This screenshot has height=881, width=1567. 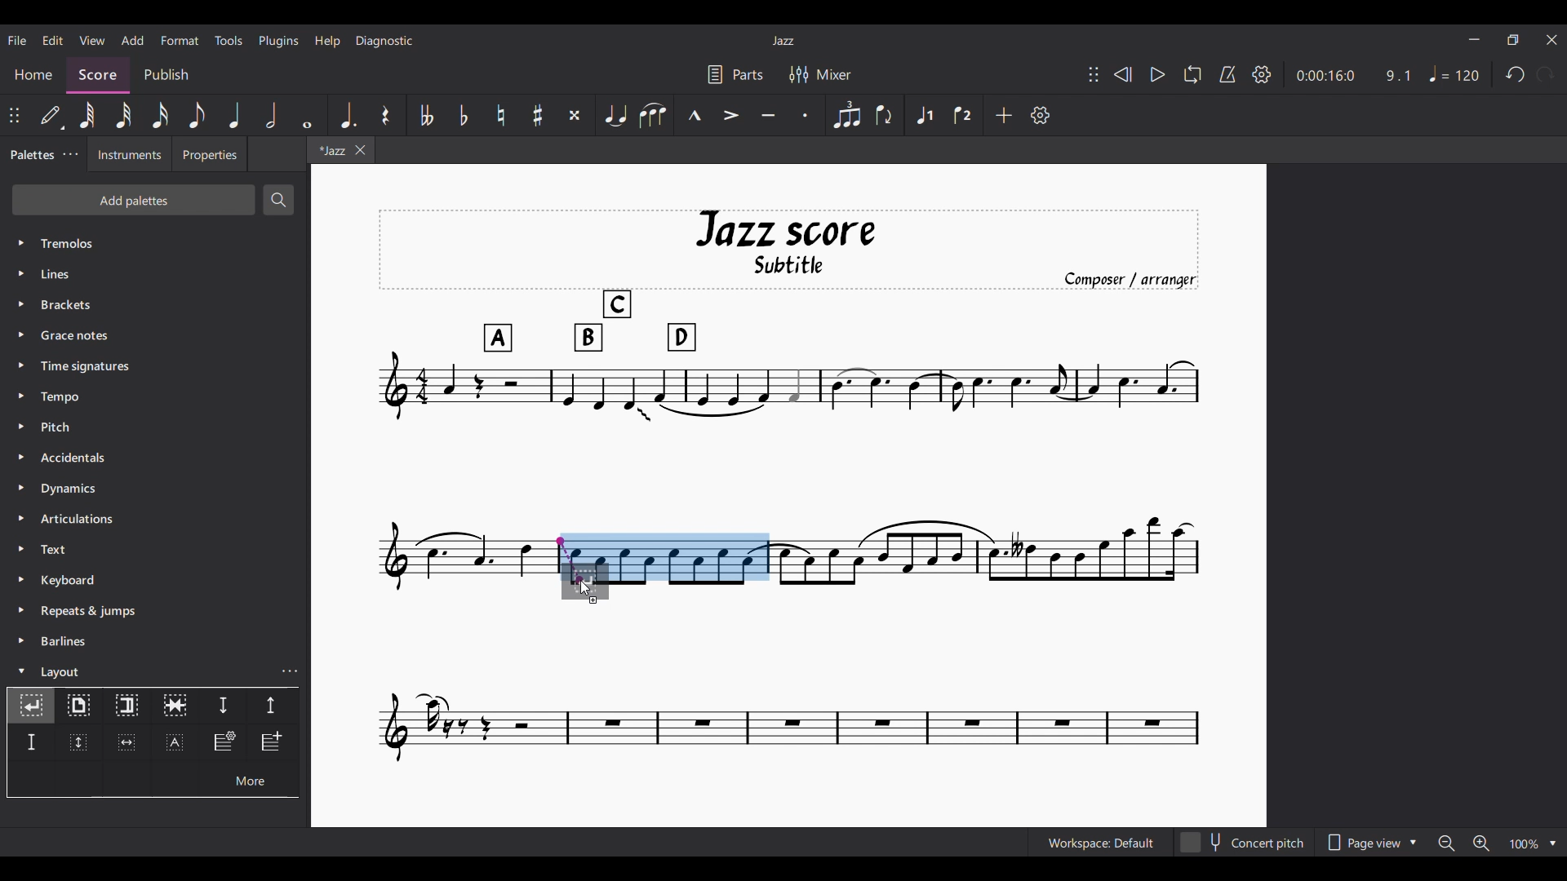 What do you see at coordinates (92, 40) in the screenshot?
I see `View menu` at bounding box center [92, 40].